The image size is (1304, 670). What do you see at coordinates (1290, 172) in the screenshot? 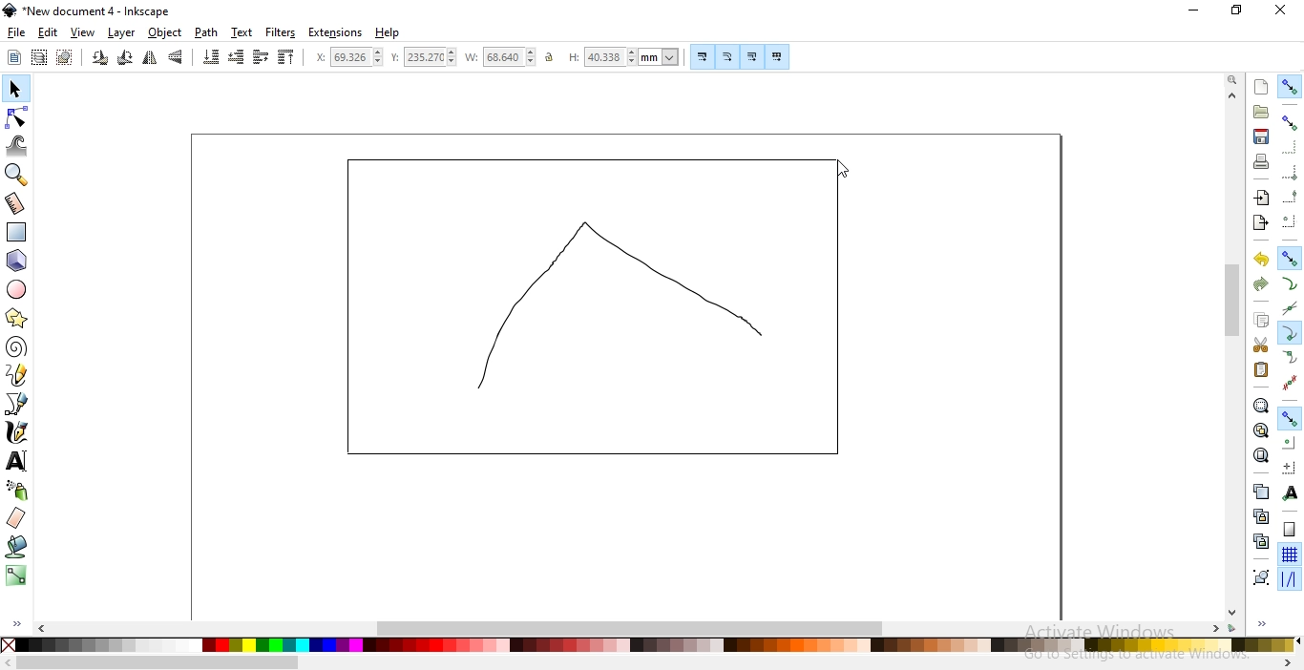
I see `` at bounding box center [1290, 172].